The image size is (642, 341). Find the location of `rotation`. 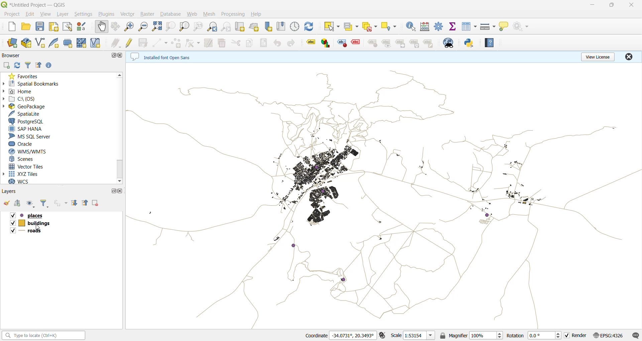

rotation is located at coordinates (533, 336).